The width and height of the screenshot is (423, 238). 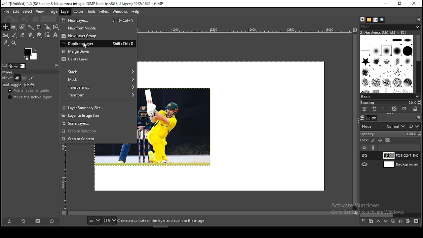 What do you see at coordinates (367, 118) in the screenshot?
I see `channels` at bounding box center [367, 118].